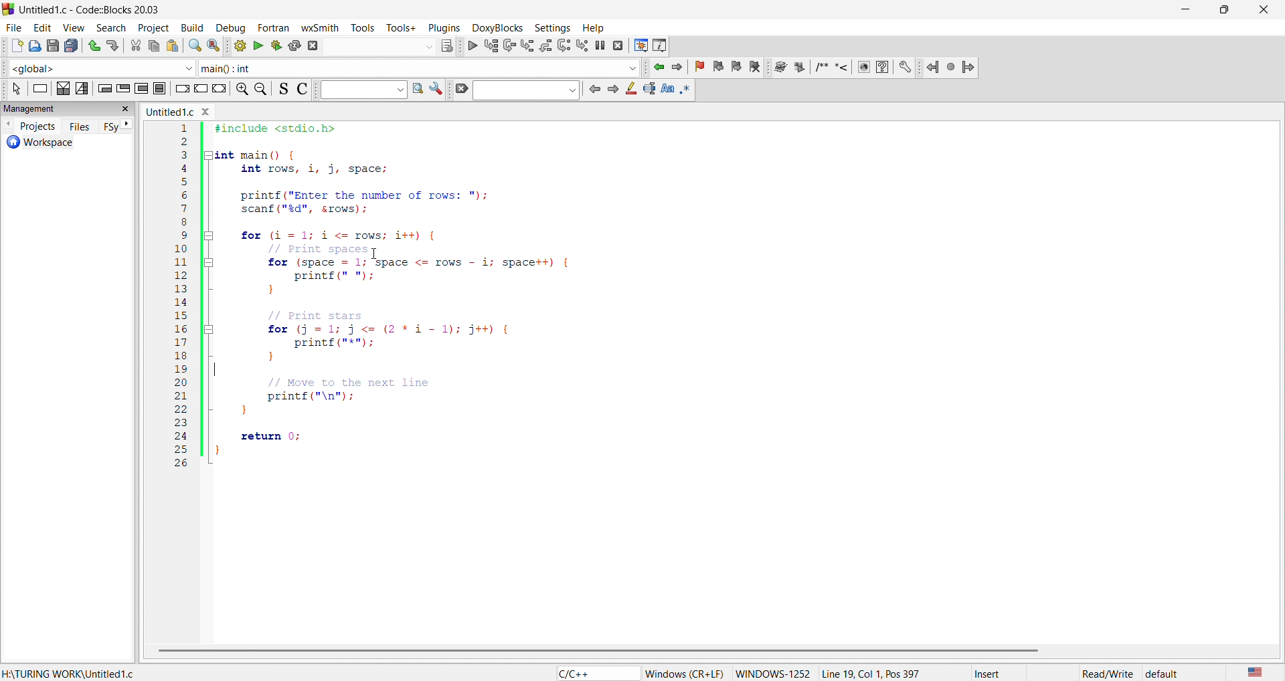  What do you see at coordinates (213, 45) in the screenshot?
I see `replace` at bounding box center [213, 45].